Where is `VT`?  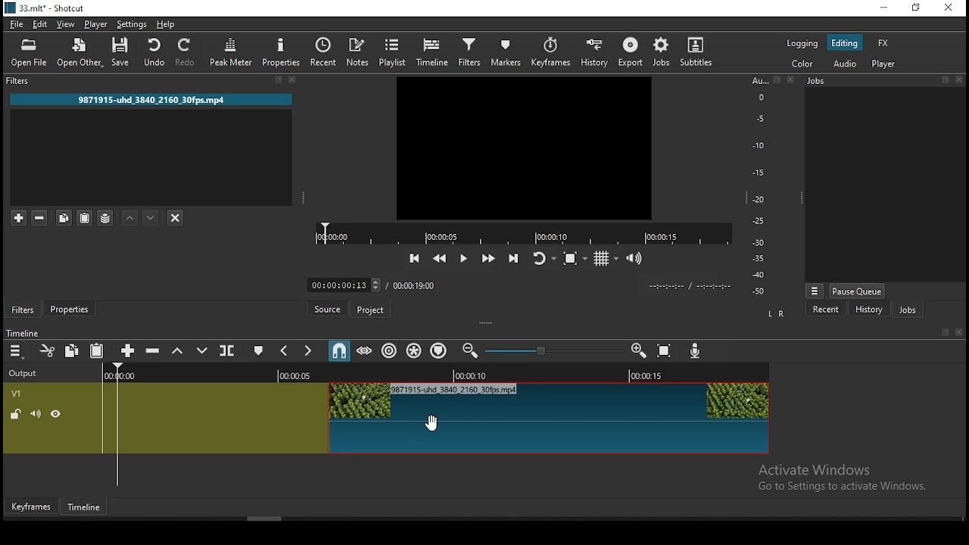 VT is located at coordinates (30, 391).